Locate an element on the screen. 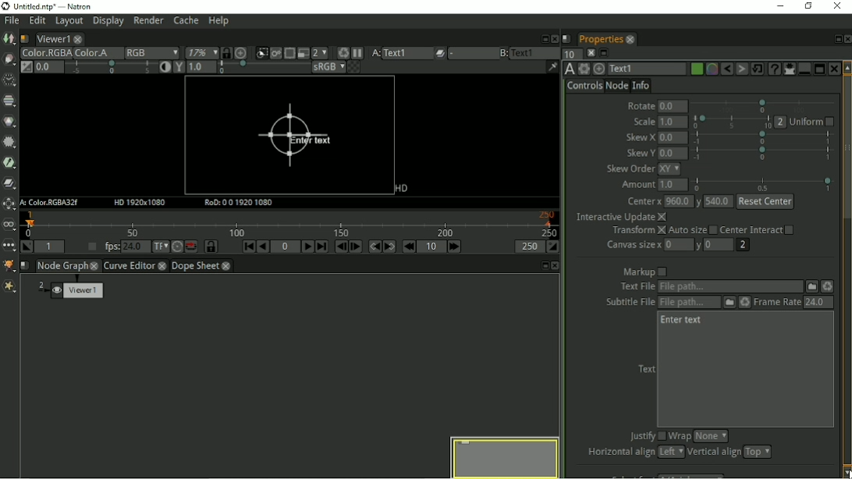 This screenshot has height=479, width=852. Restore default values is located at coordinates (758, 69).